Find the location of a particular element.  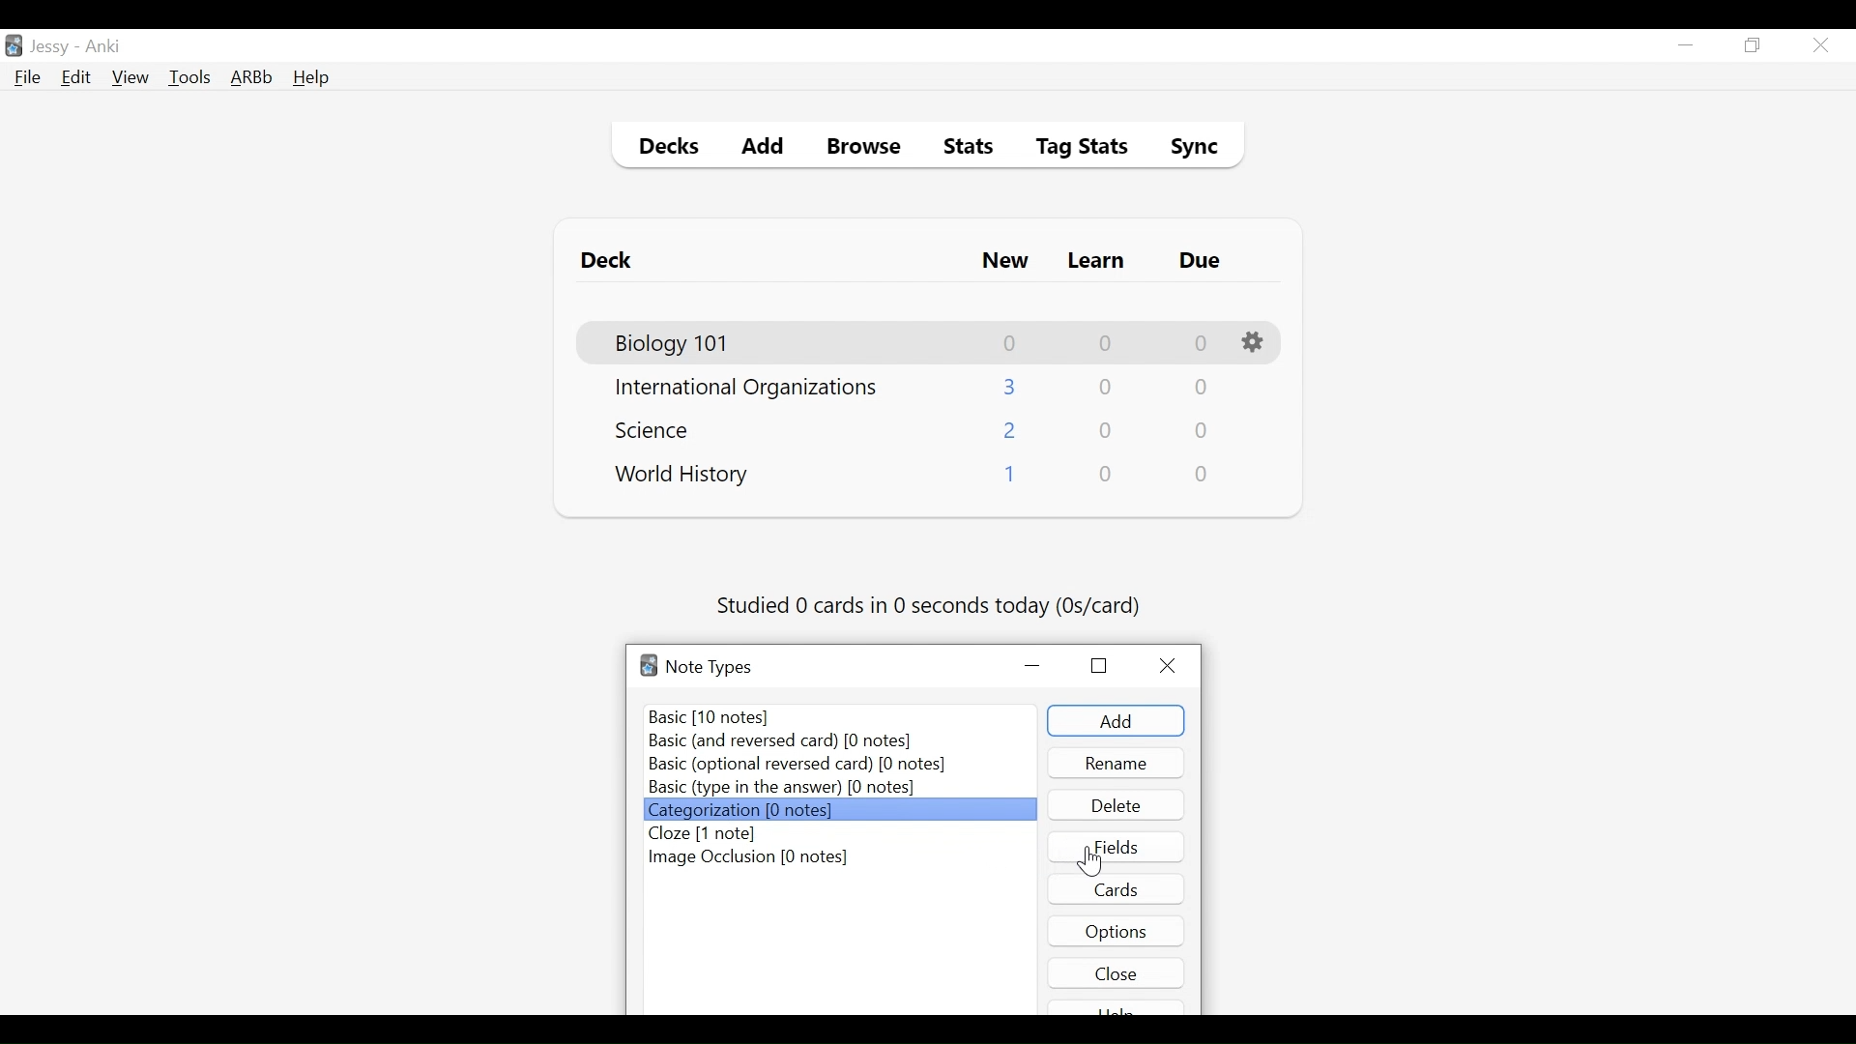

Restore is located at coordinates (1099, 664).